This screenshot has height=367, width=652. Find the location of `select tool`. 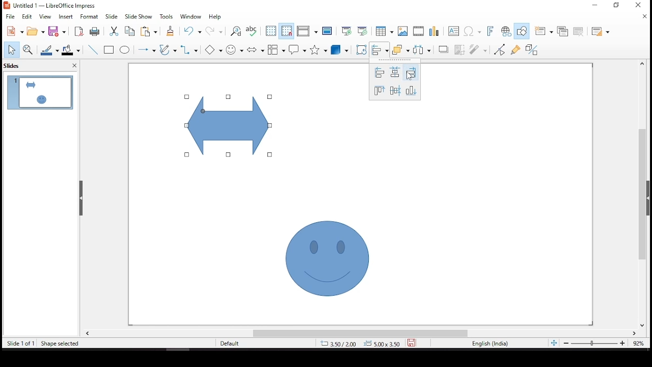

select tool is located at coordinates (12, 49).